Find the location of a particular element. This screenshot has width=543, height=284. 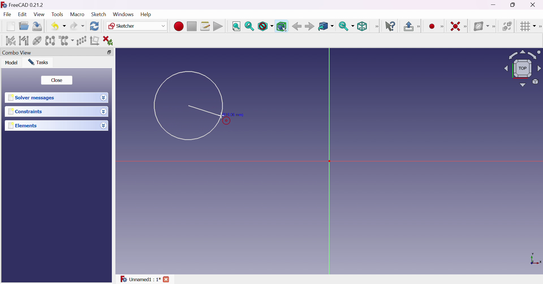

Refresh is located at coordinates (94, 26).